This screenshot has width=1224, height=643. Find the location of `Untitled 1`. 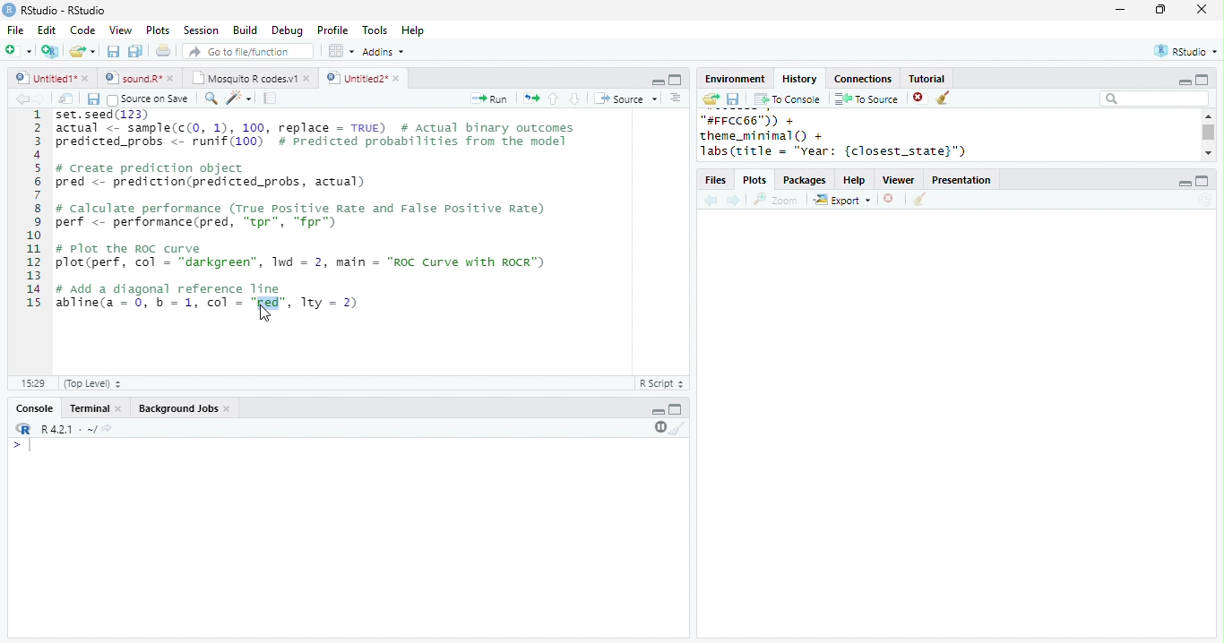

Untitled 1 is located at coordinates (43, 77).